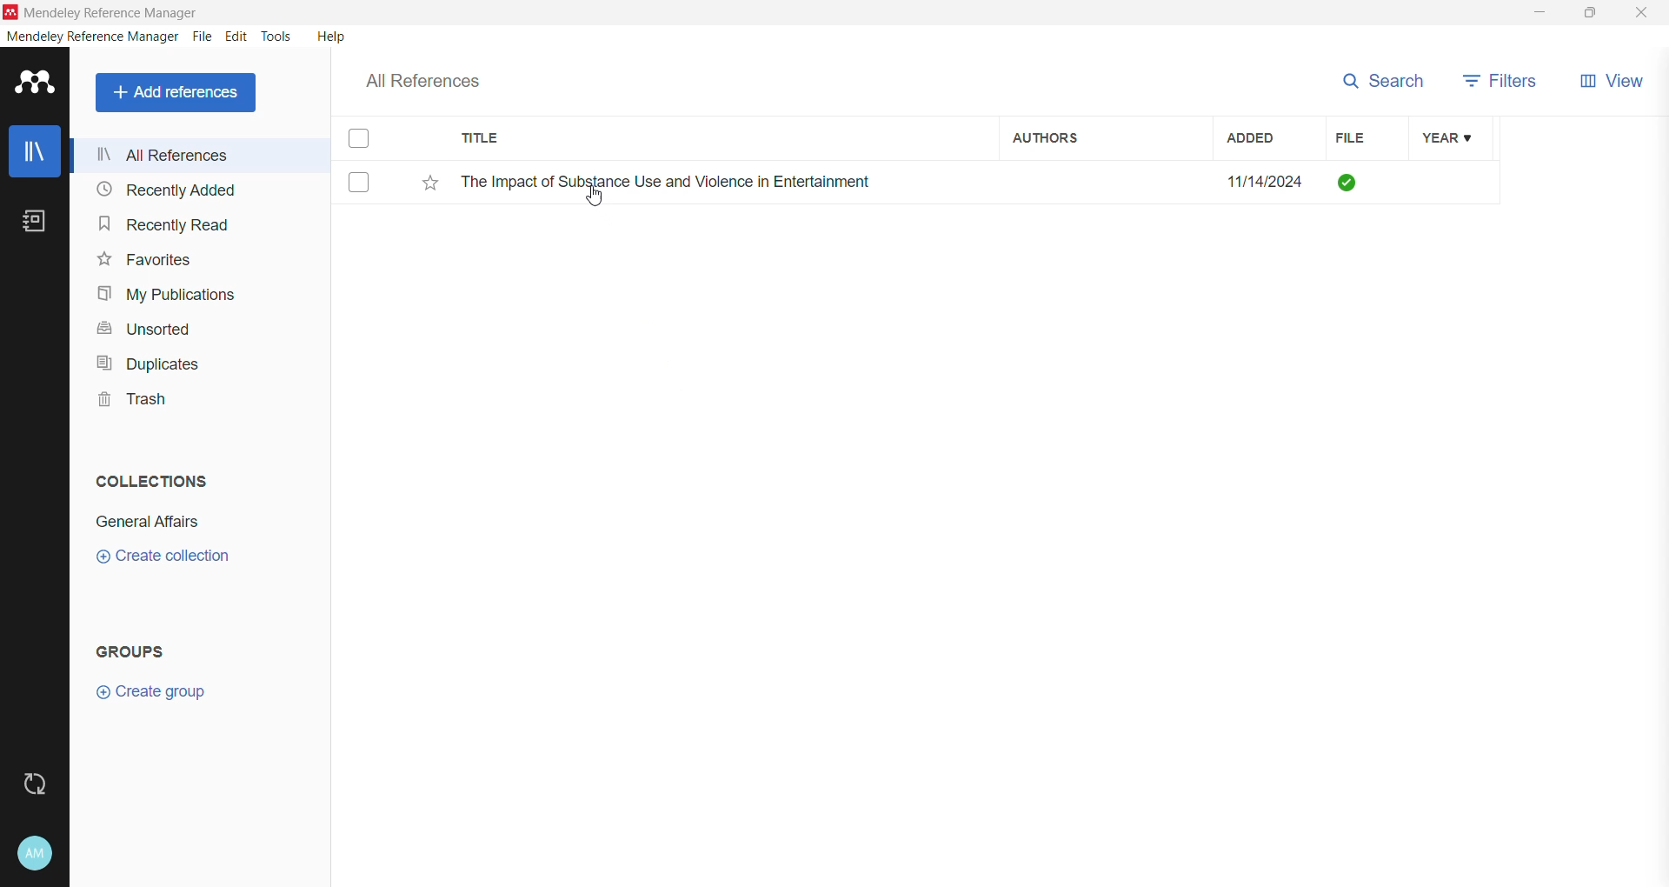 Image resolution: width=1669 pixels, height=887 pixels. What do you see at coordinates (144, 522) in the screenshot?
I see `Collection Name` at bounding box center [144, 522].